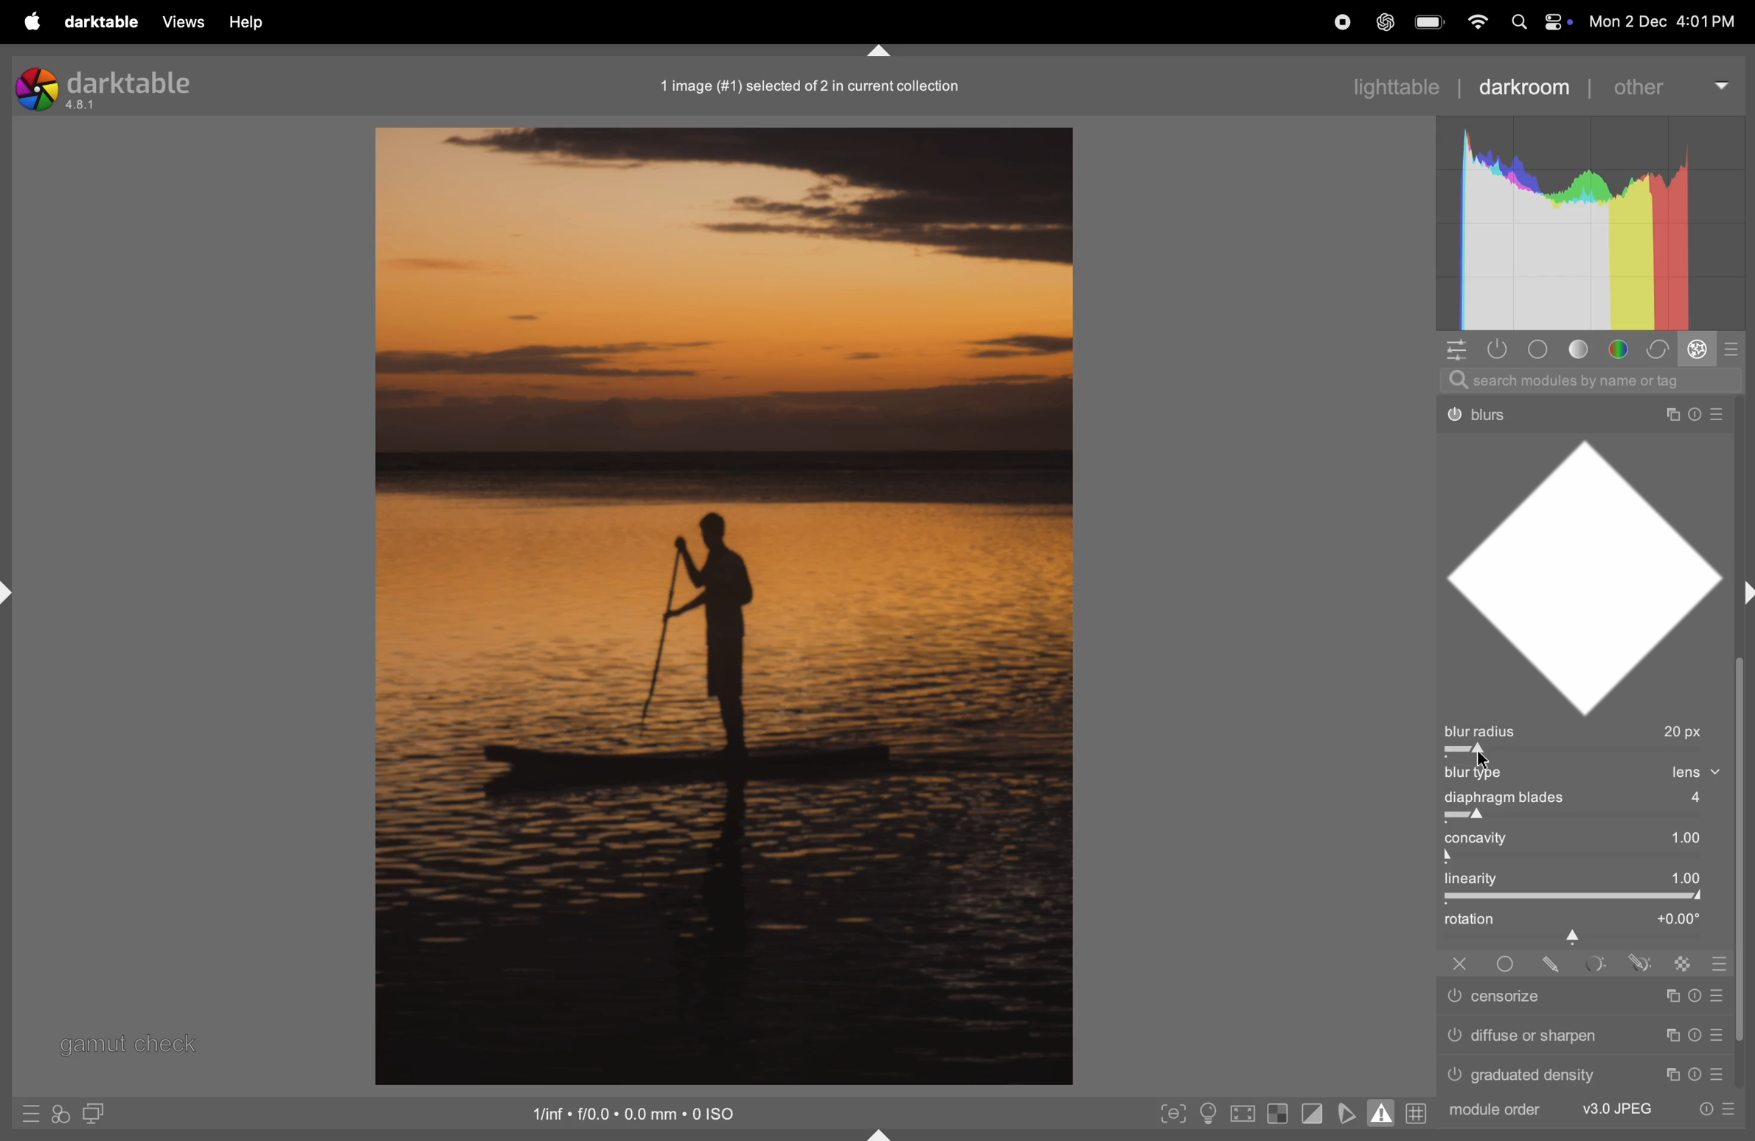 The image size is (1755, 1141). I want to click on con cativity, so click(1590, 837).